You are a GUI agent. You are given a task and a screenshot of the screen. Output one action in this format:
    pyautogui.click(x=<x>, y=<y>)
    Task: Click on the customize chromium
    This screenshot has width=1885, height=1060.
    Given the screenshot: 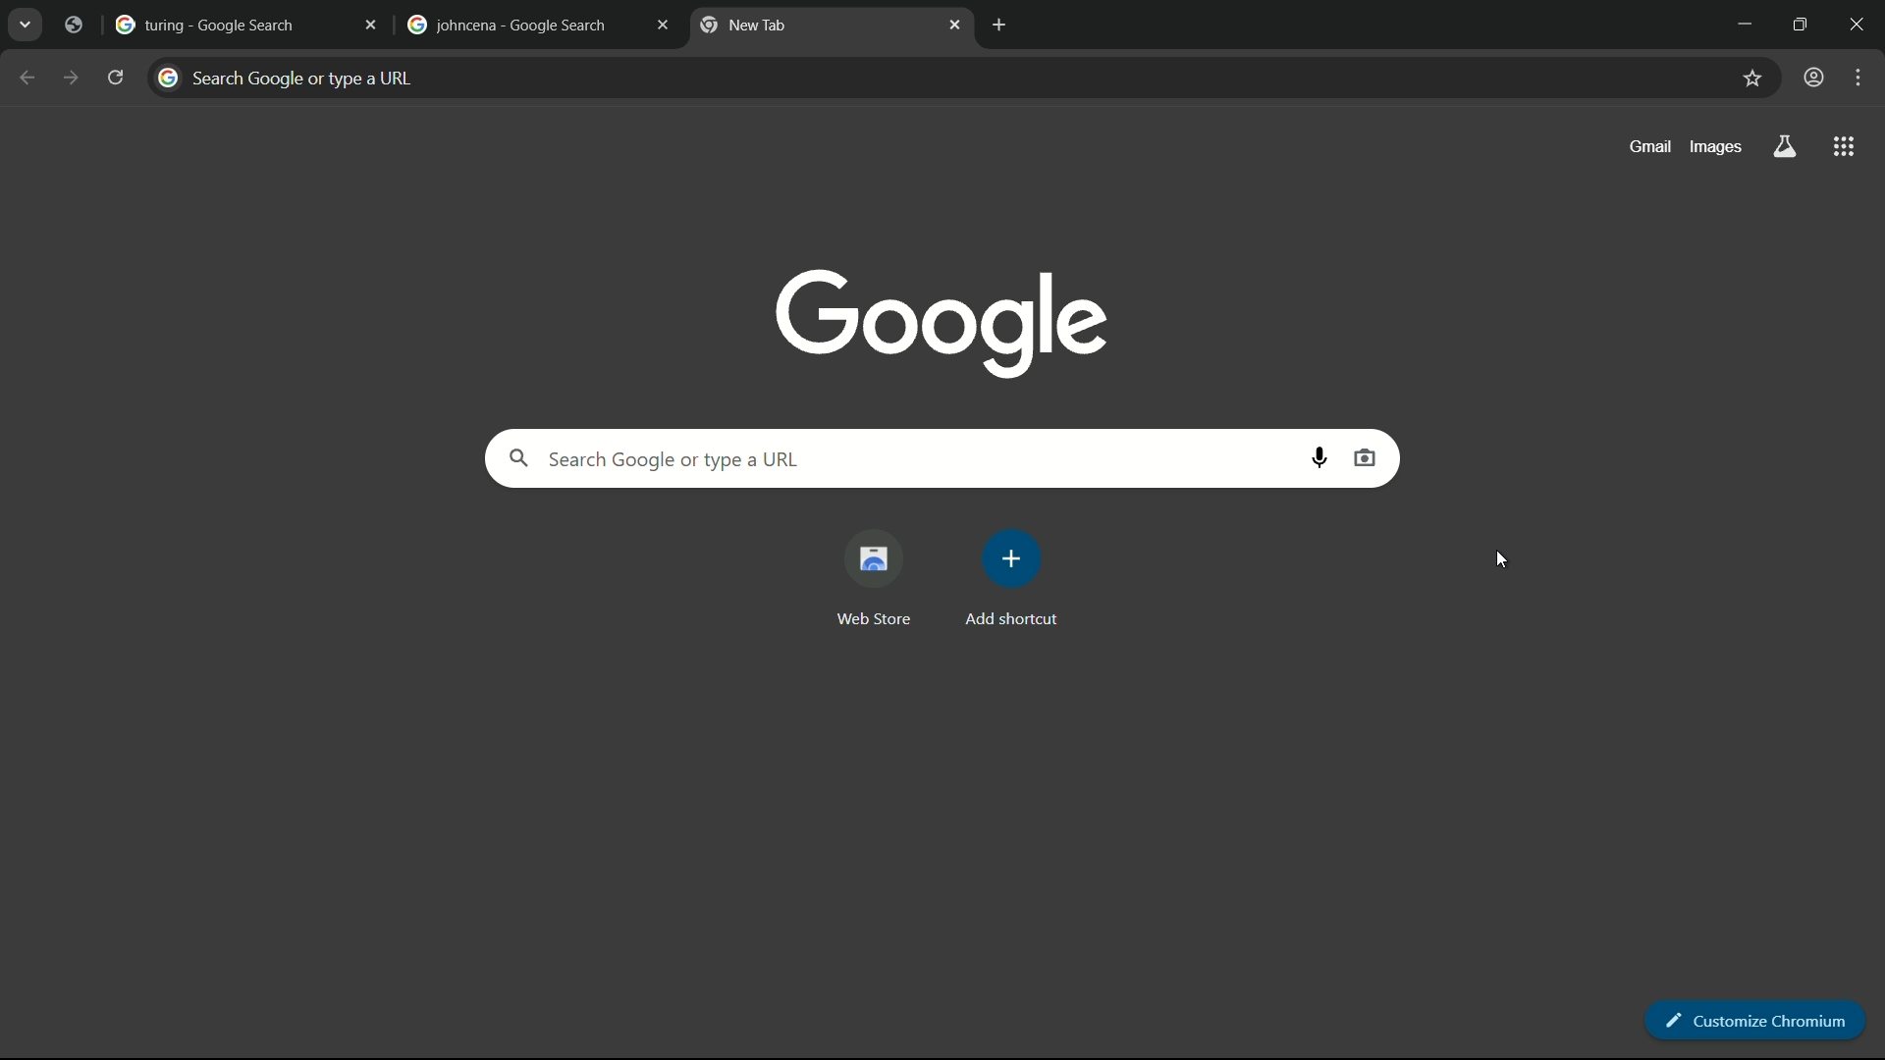 What is the action you would take?
    pyautogui.click(x=1750, y=1014)
    